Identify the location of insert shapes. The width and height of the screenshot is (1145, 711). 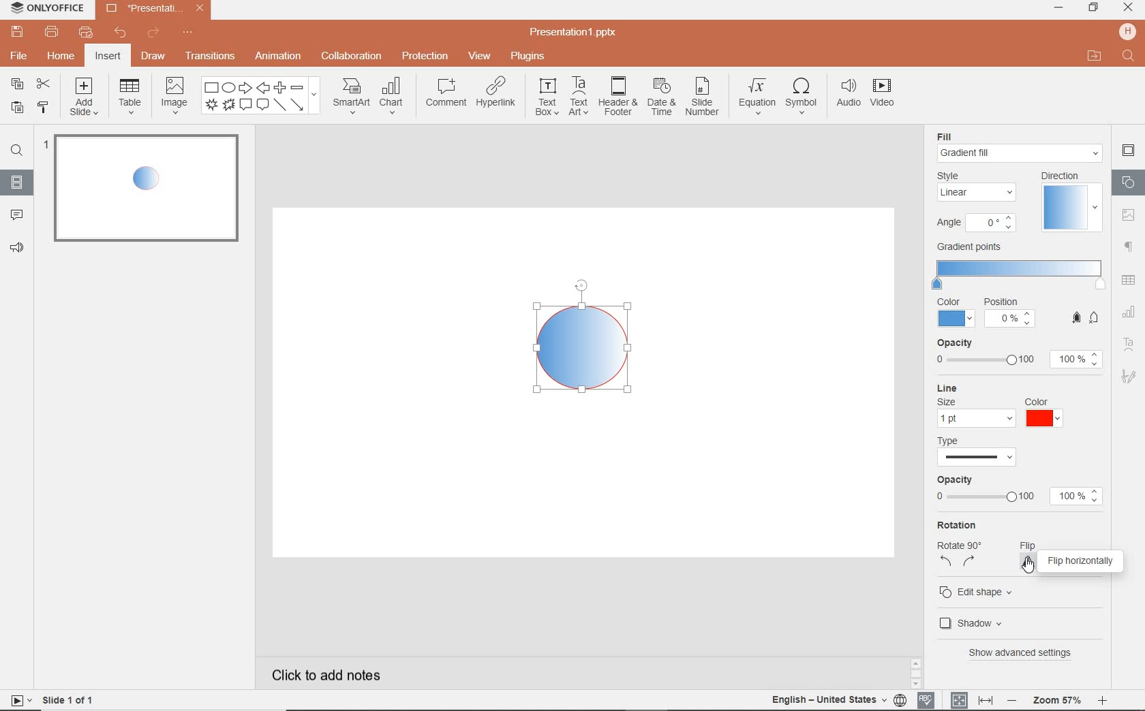
(1129, 182).